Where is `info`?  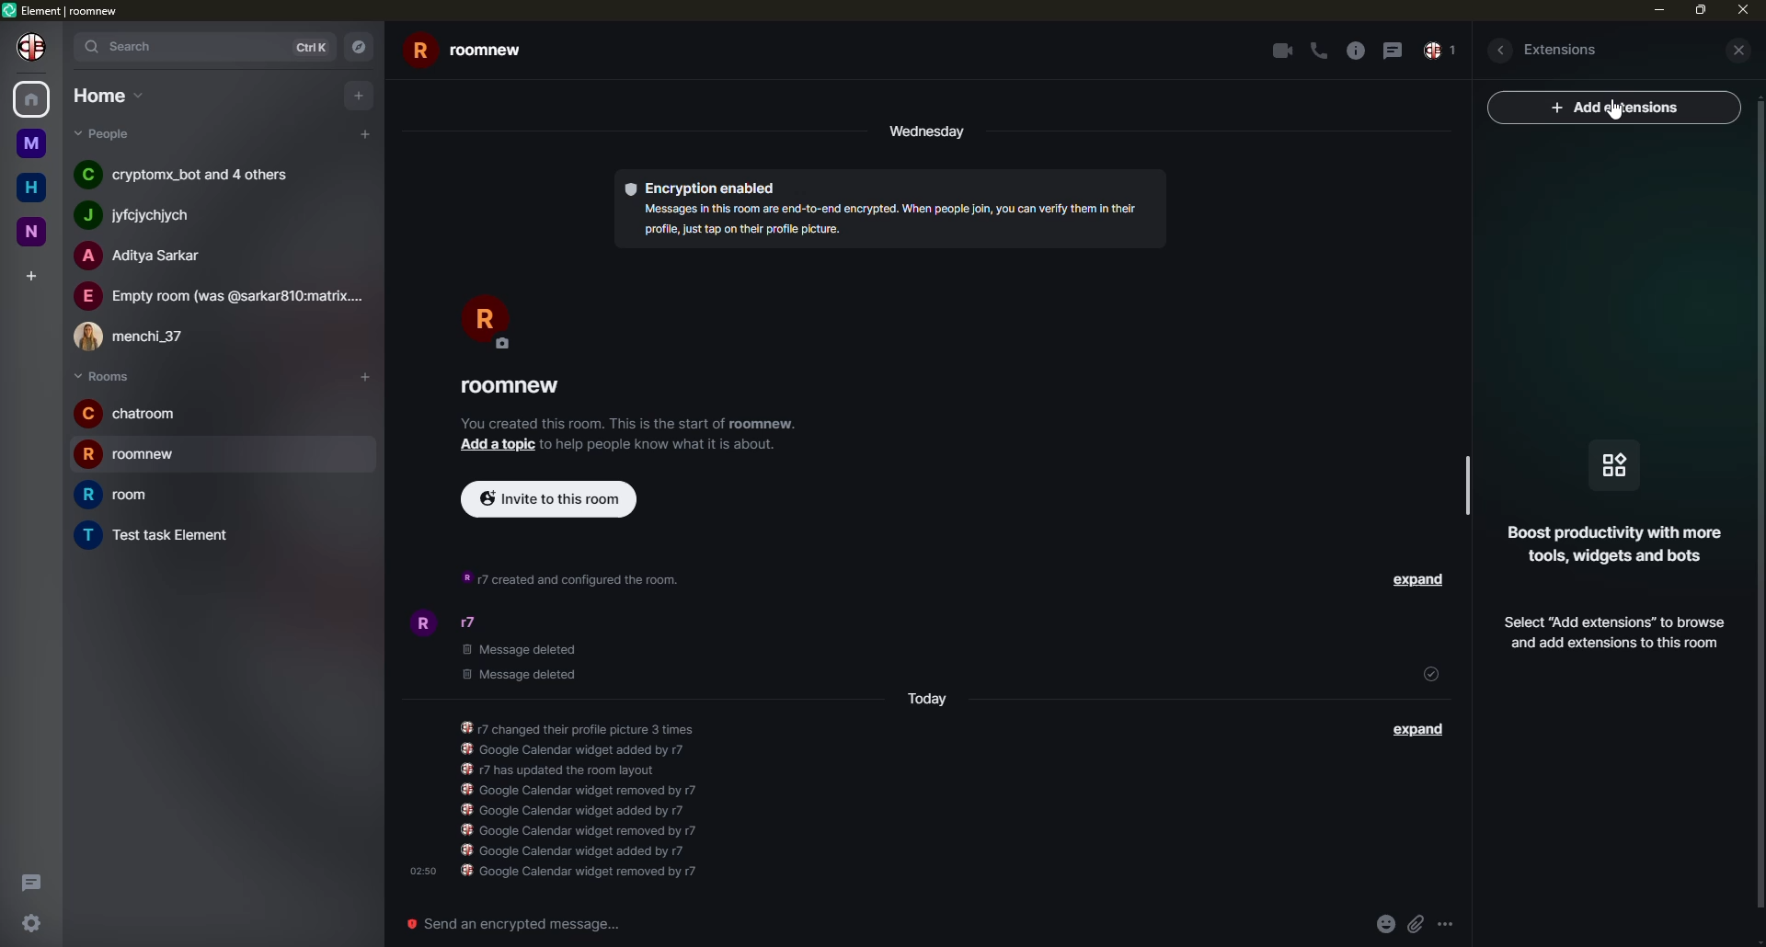
info is located at coordinates (1357, 51).